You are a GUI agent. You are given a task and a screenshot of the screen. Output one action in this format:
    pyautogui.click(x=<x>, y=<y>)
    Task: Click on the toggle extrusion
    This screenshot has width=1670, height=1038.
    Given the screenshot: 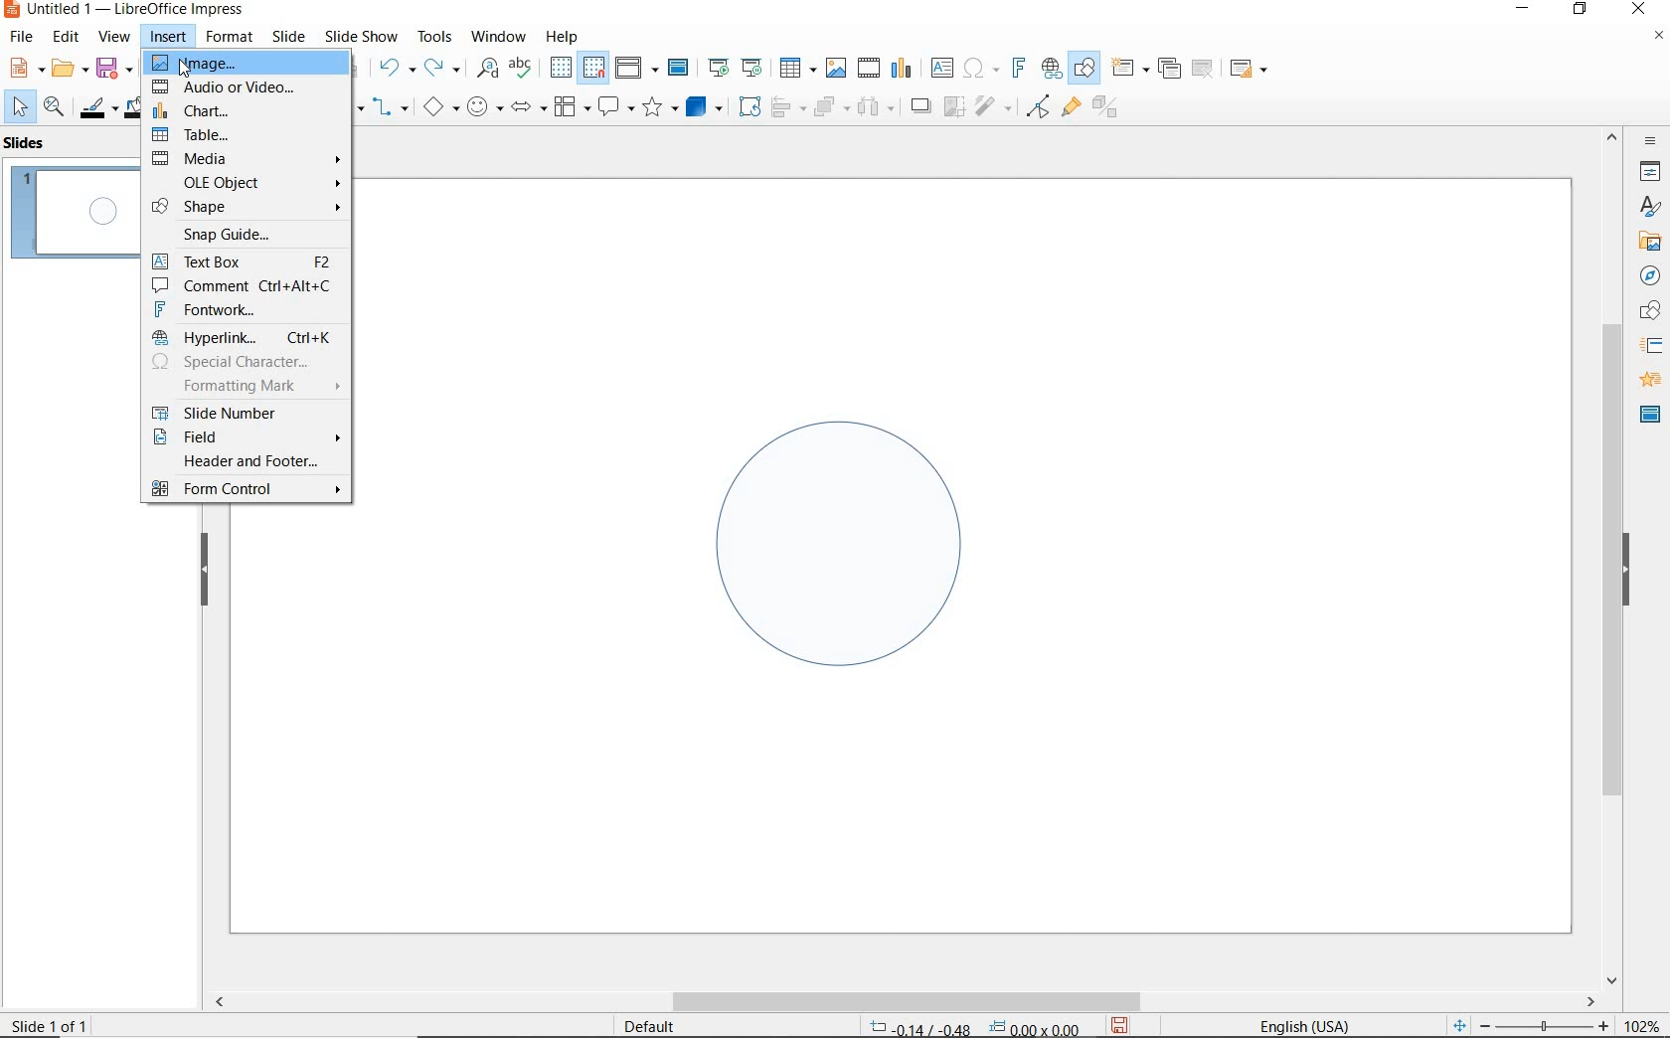 What is the action you would take?
    pyautogui.click(x=1110, y=109)
    